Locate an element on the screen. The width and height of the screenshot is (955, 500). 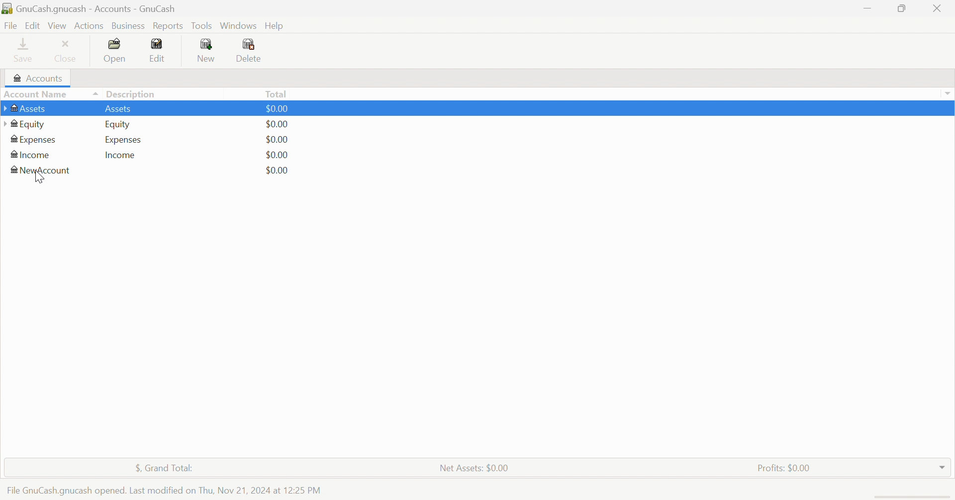
cursor is located at coordinates (39, 178).